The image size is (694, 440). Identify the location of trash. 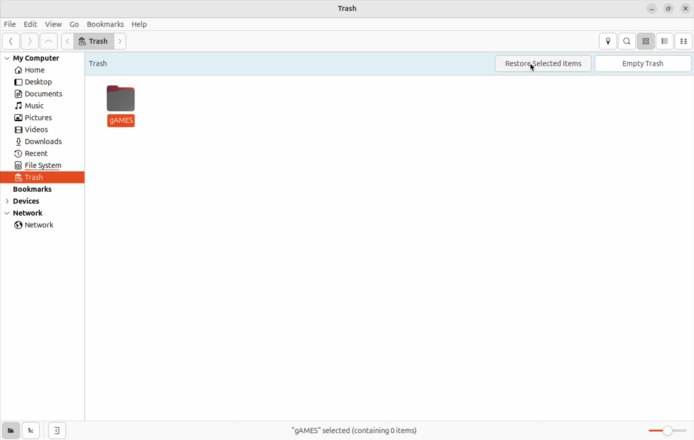
(104, 62).